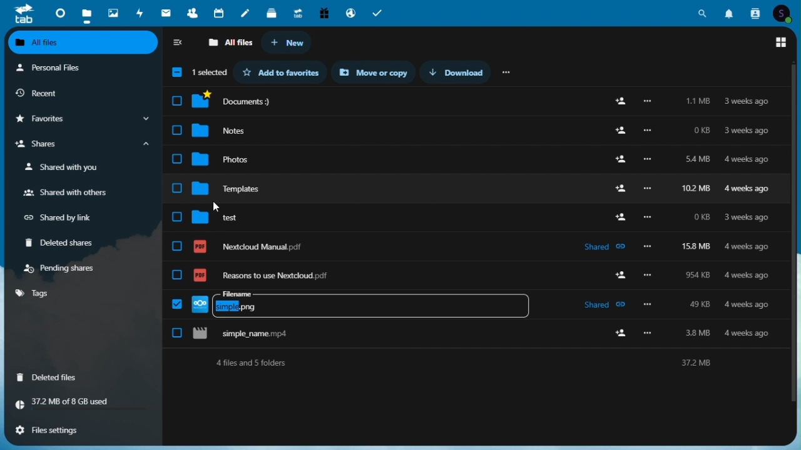 Image resolution: width=801 pixels, height=450 pixels. I want to click on tags, so click(34, 293).